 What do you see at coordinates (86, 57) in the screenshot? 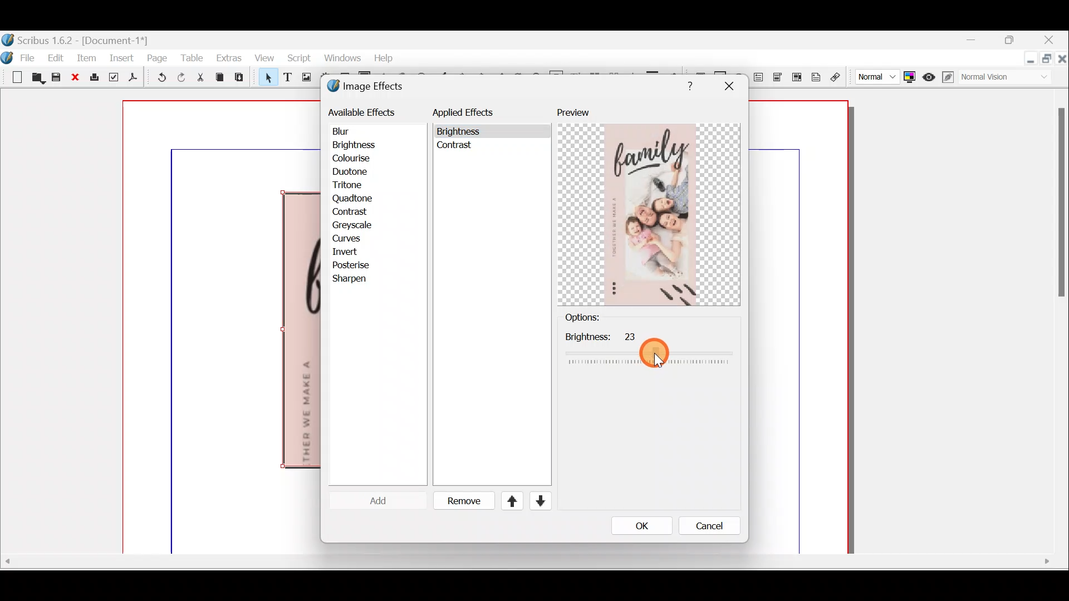
I see `Item` at bounding box center [86, 57].